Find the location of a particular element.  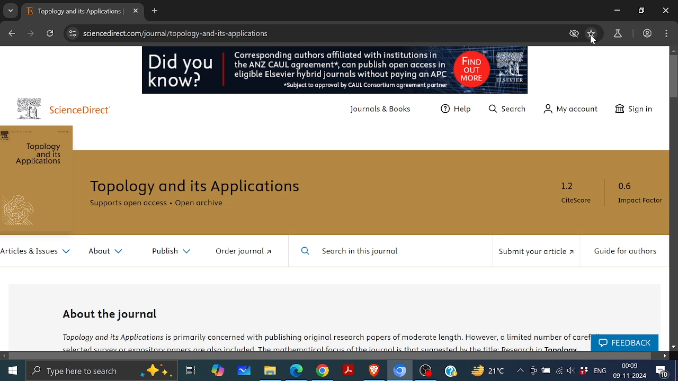

OBS Studio is located at coordinates (427, 371).